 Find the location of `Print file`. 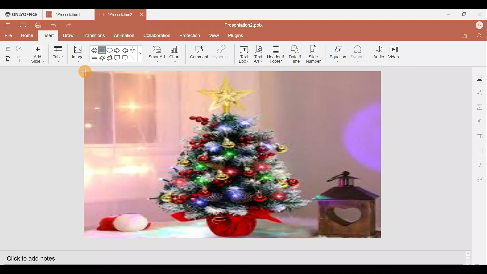

Print file is located at coordinates (23, 25).